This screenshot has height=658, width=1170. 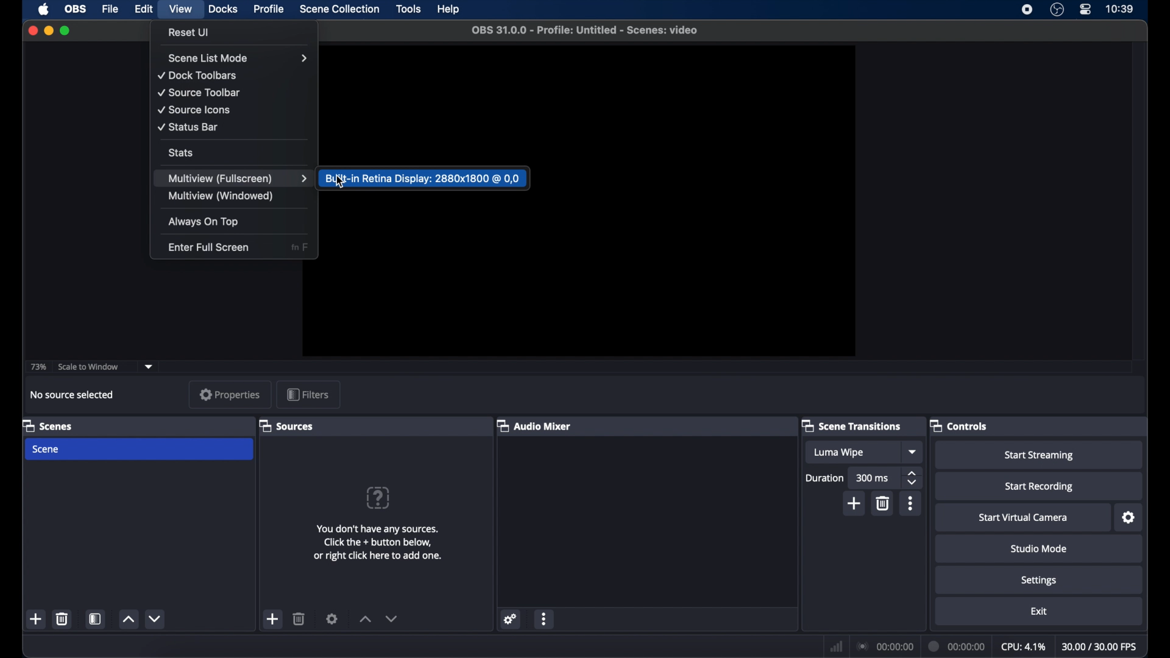 I want to click on decrement, so click(x=395, y=619).